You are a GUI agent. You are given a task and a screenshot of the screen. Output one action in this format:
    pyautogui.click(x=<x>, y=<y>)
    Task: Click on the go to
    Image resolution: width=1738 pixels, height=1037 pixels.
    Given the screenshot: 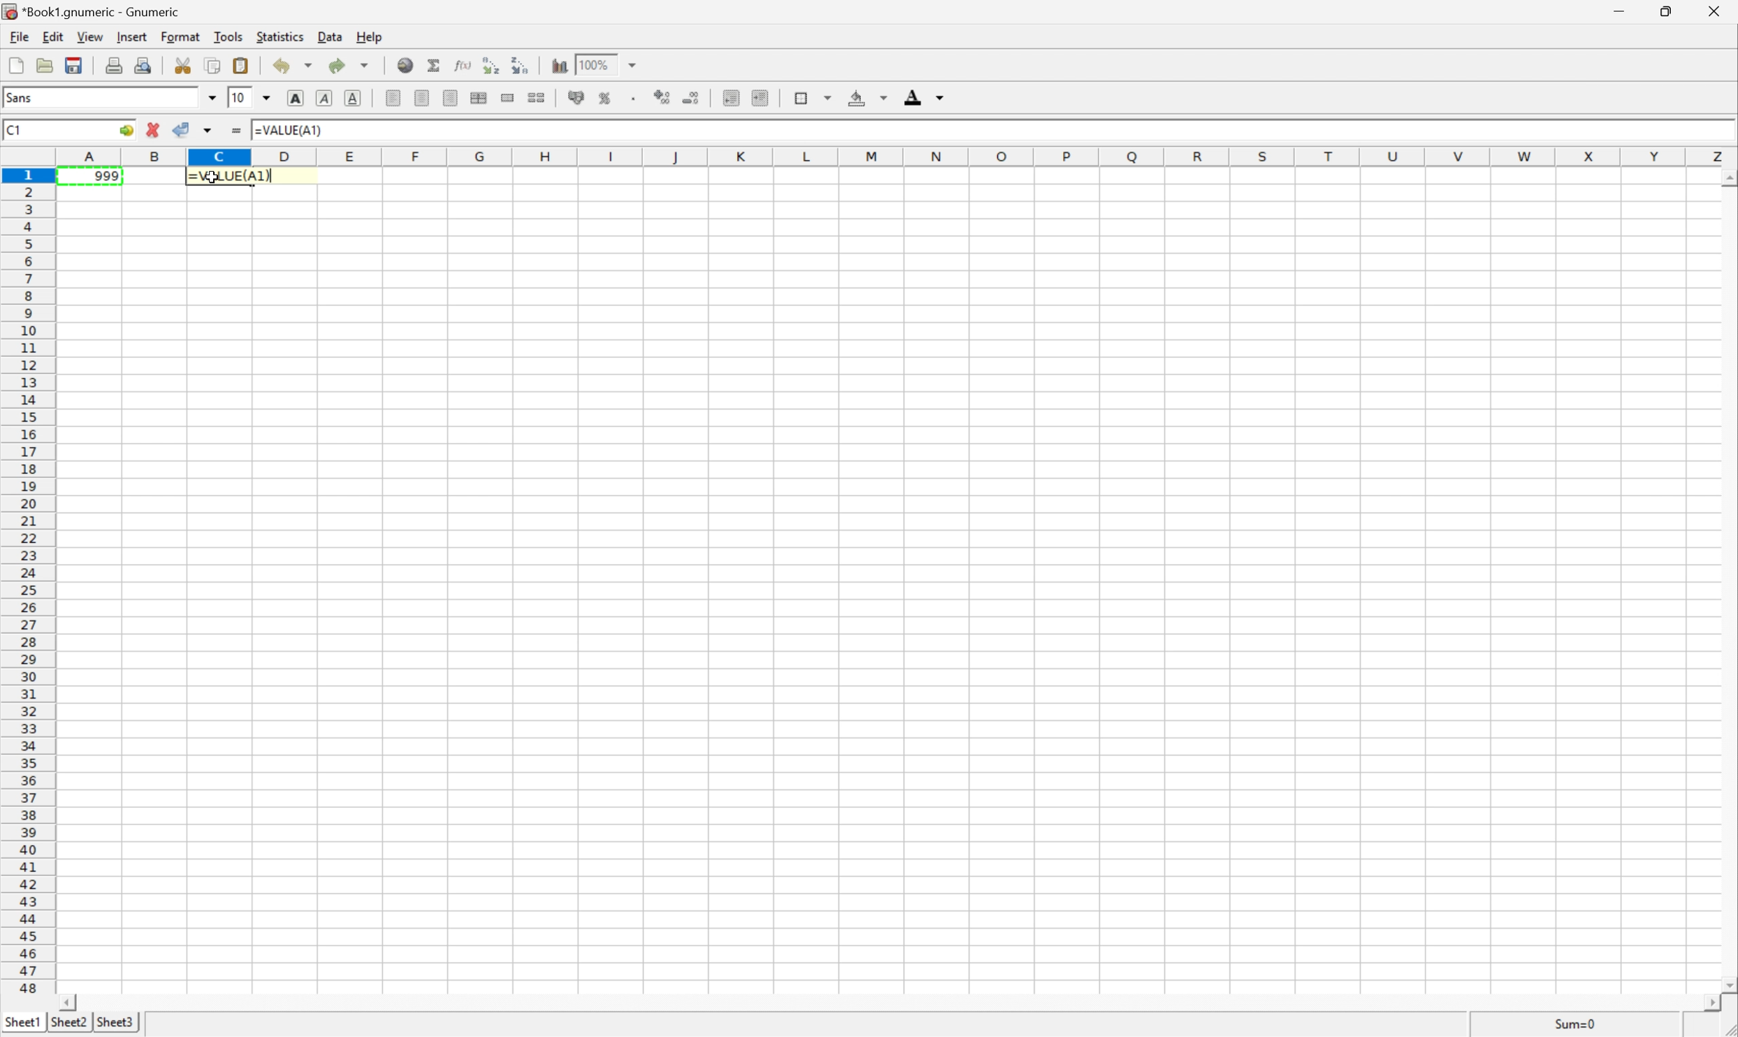 What is the action you would take?
    pyautogui.click(x=129, y=130)
    